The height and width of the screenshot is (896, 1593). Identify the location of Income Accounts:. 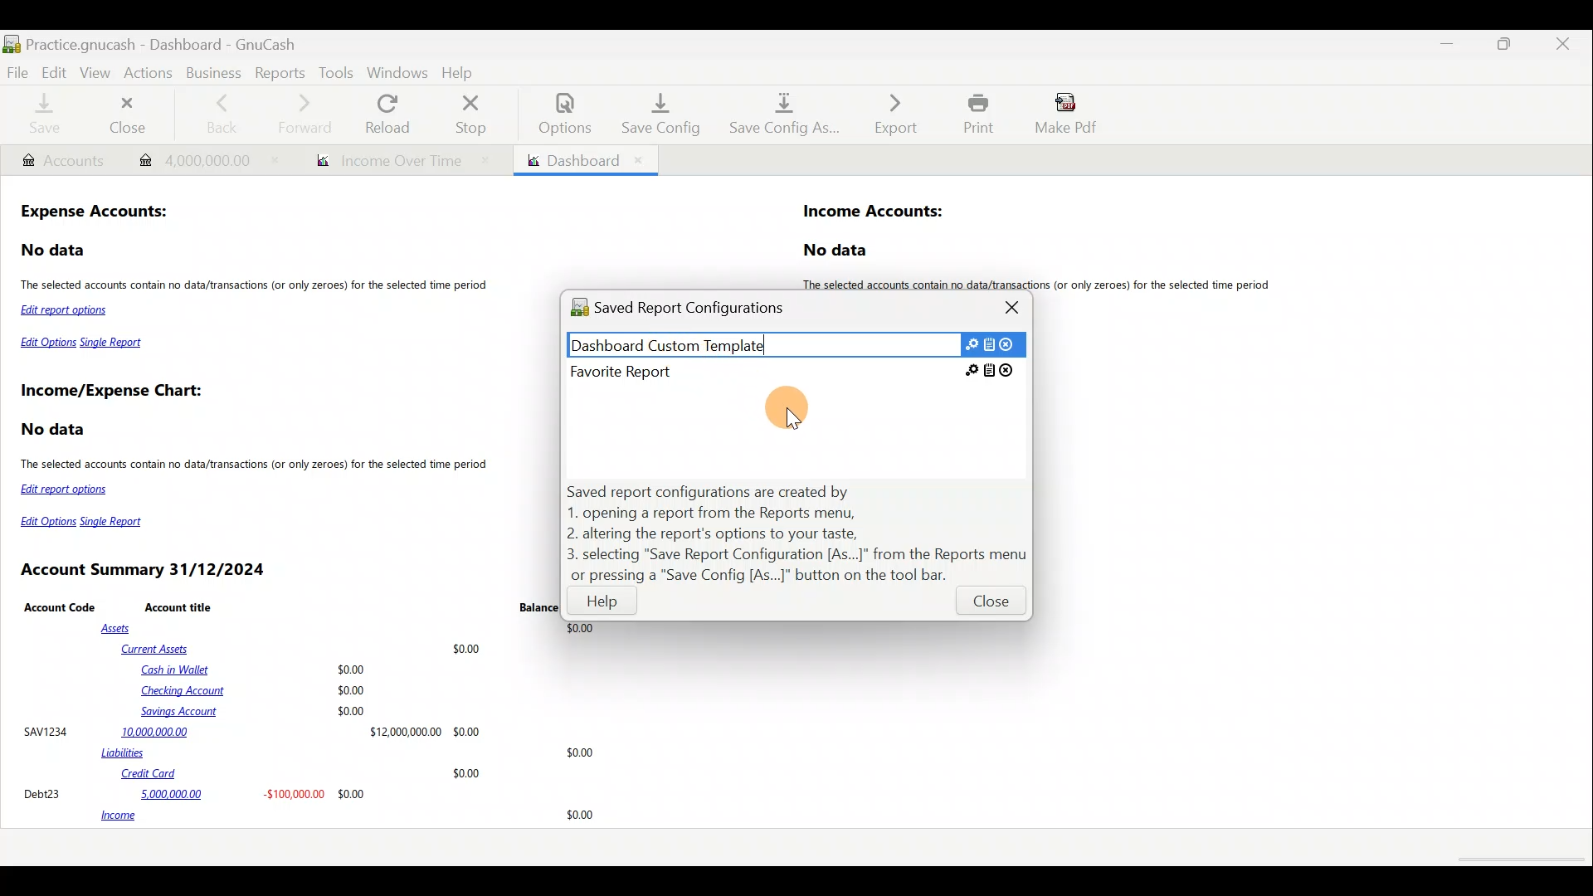
(874, 212).